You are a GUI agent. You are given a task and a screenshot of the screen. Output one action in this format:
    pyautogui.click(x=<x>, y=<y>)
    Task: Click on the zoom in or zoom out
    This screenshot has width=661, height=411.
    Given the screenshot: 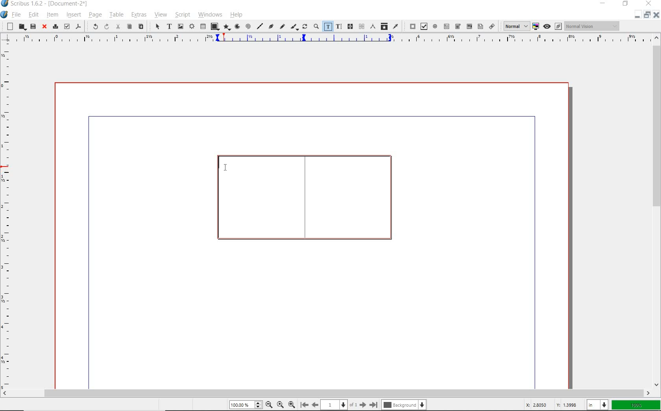 What is the action you would take?
    pyautogui.click(x=316, y=26)
    